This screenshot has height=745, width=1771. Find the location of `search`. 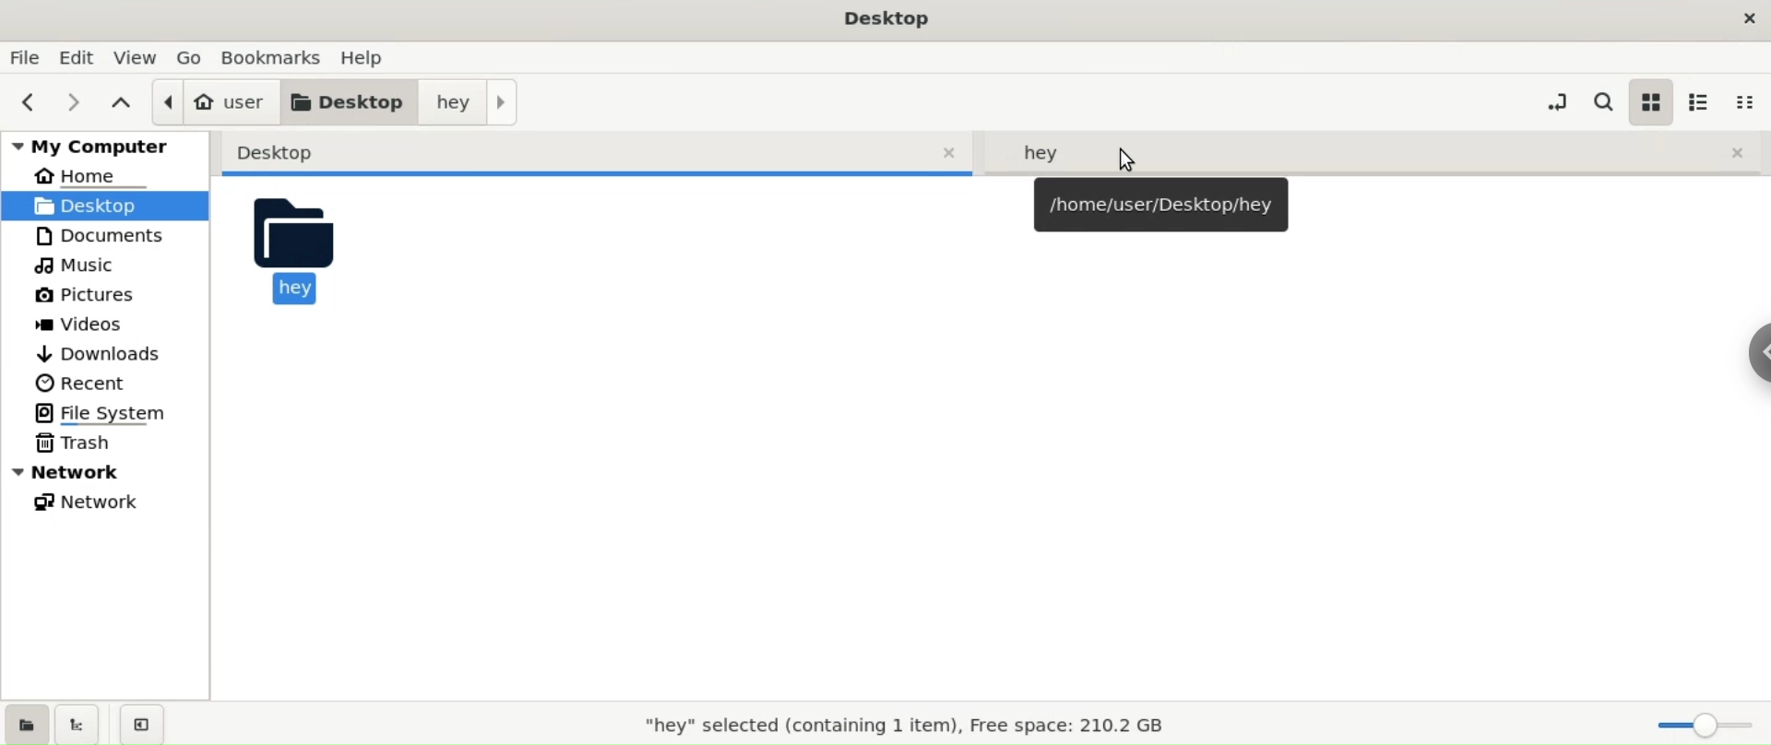

search is located at coordinates (1603, 102).